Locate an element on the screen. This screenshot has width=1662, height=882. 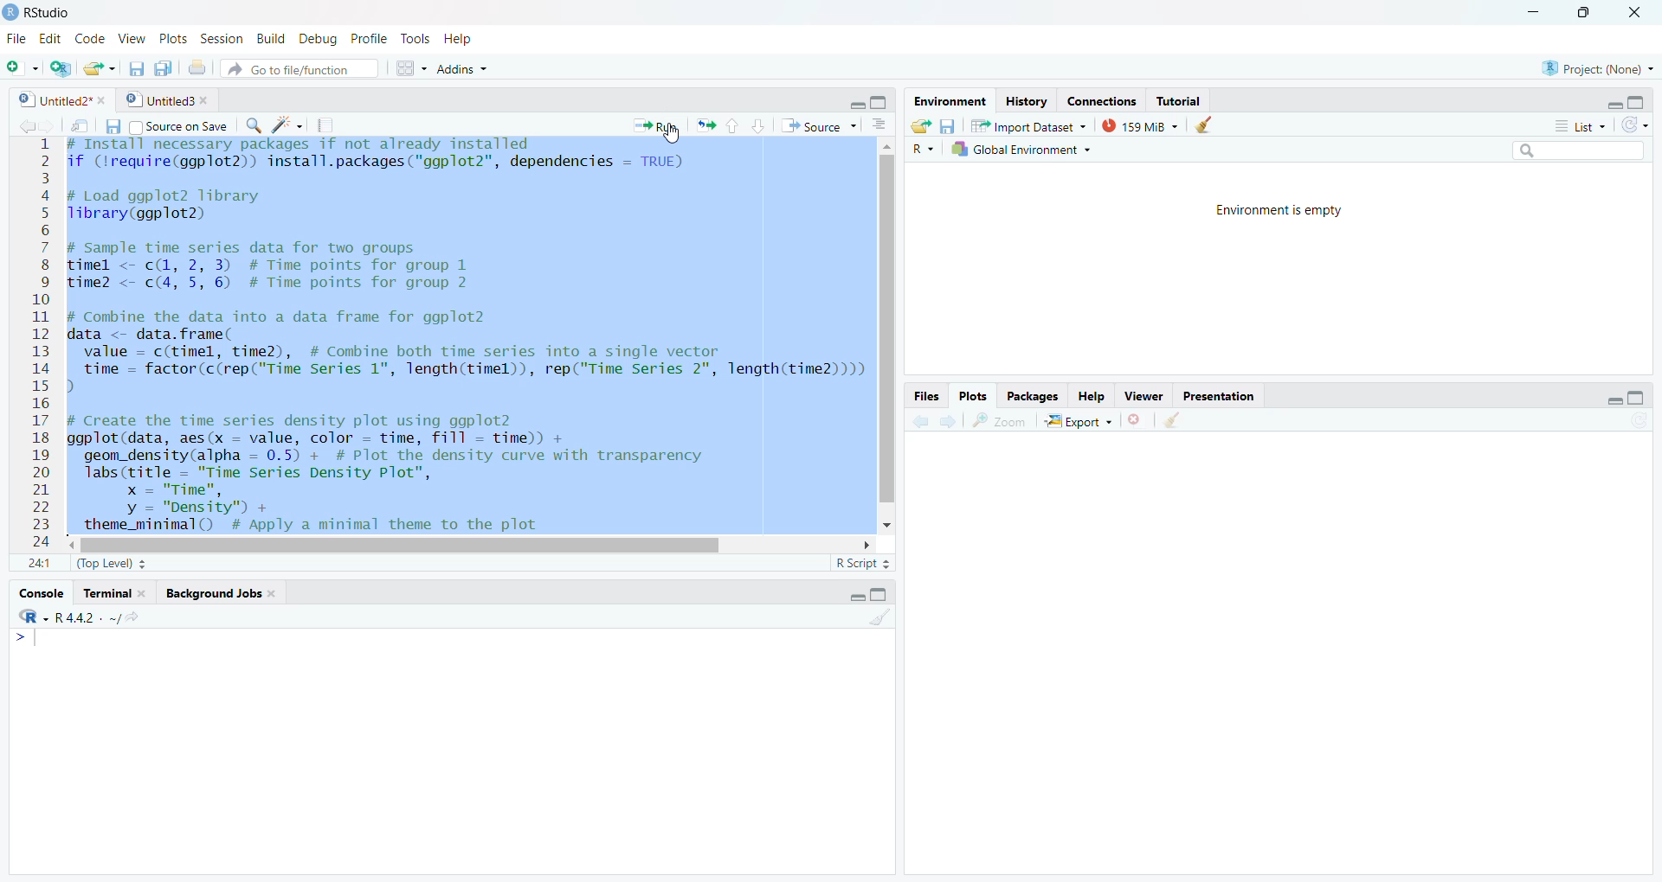
Connections is located at coordinates (1102, 100).